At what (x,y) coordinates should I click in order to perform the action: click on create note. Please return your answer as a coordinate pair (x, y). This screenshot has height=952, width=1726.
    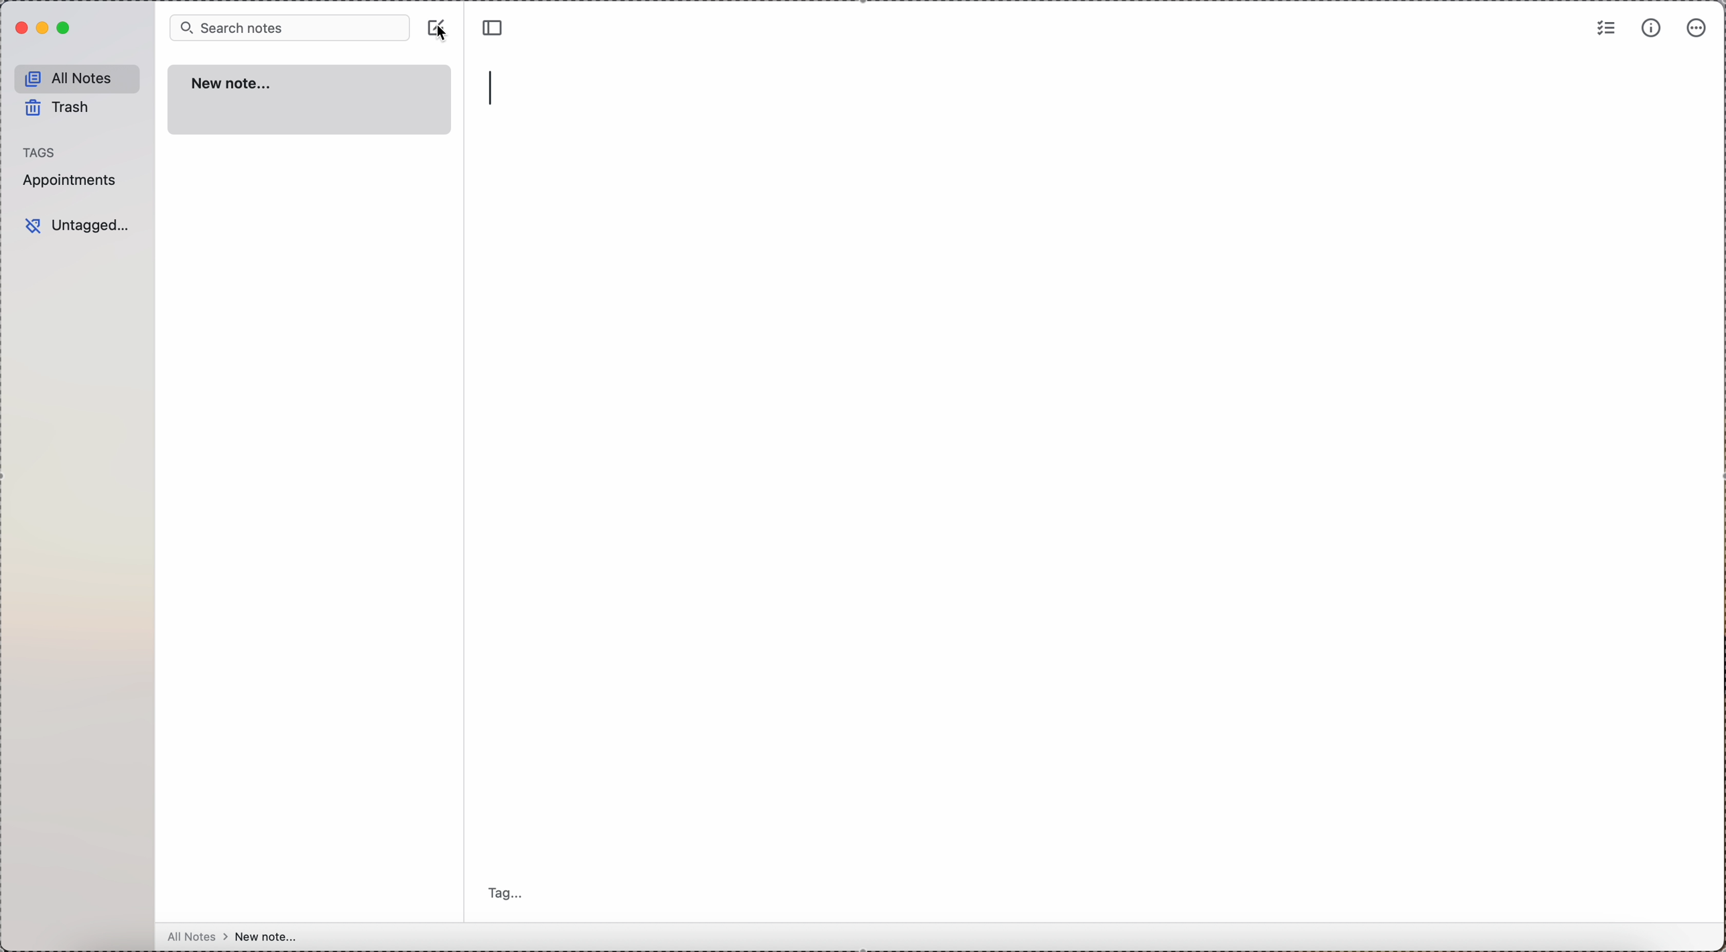
    Looking at the image, I should click on (432, 23).